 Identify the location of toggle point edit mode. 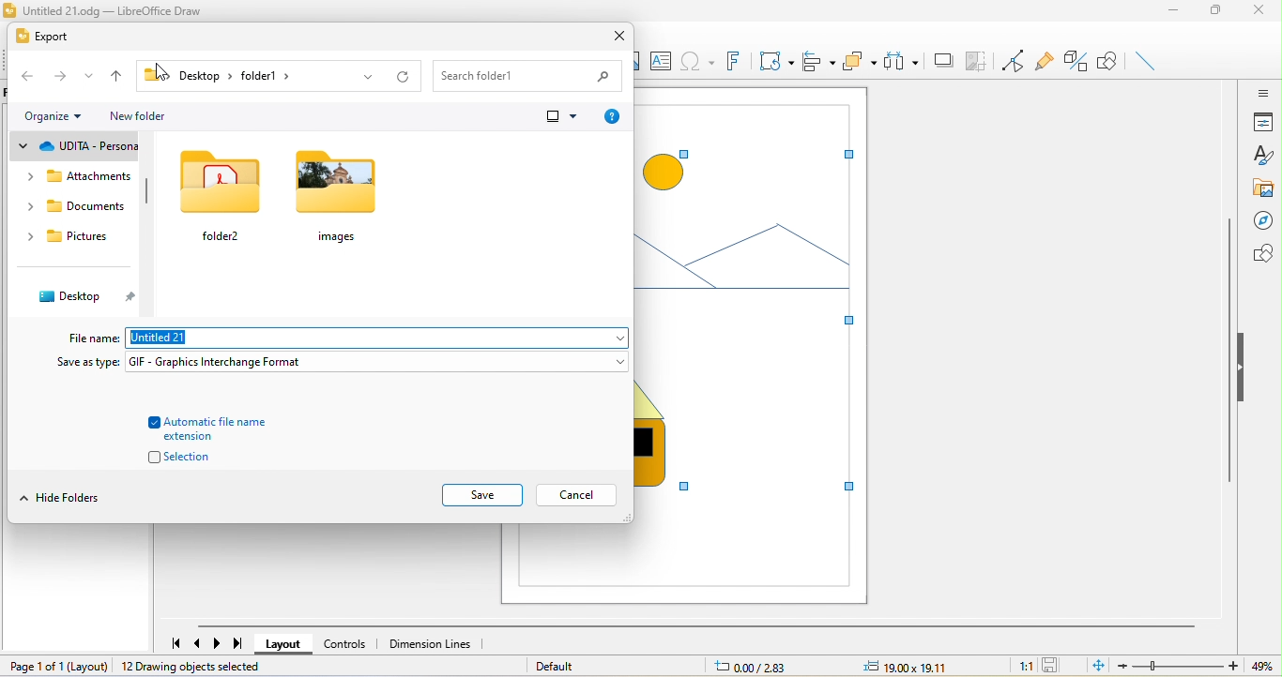
(1015, 61).